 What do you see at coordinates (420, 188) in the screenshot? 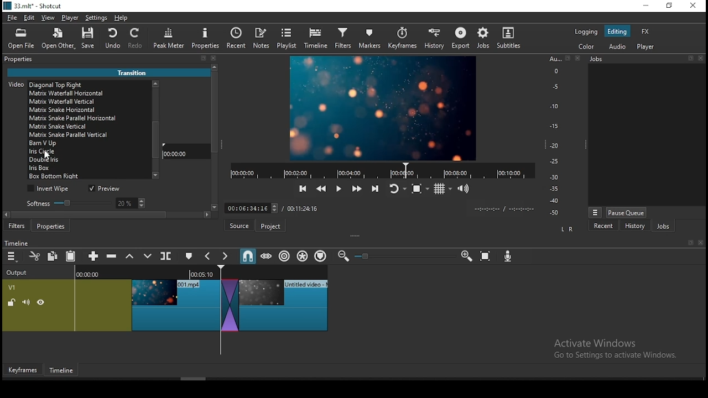
I see `toggle zoom` at bounding box center [420, 188].